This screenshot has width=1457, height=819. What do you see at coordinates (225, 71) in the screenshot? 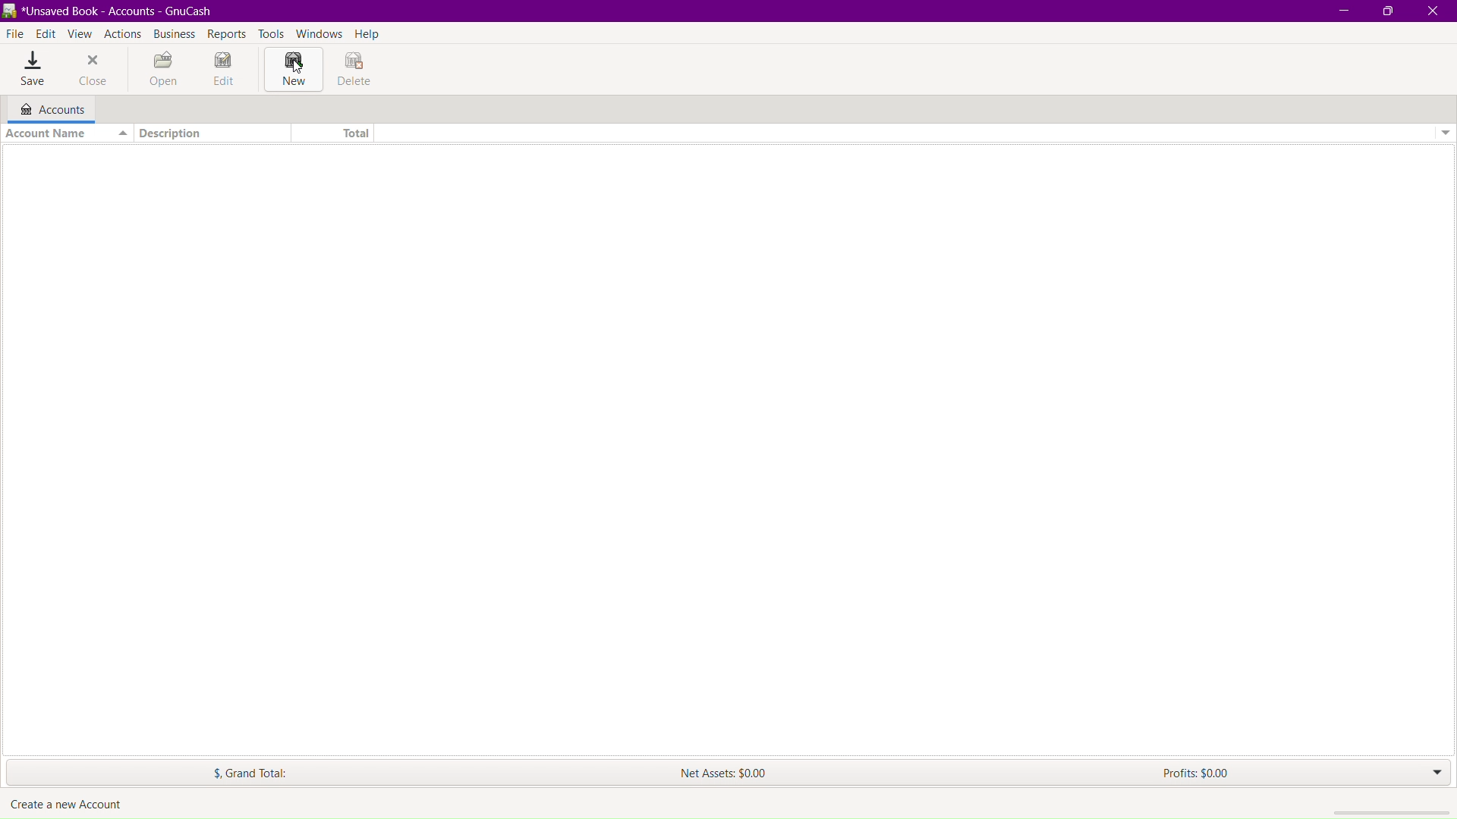
I see `Edit` at bounding box center [225, 71].